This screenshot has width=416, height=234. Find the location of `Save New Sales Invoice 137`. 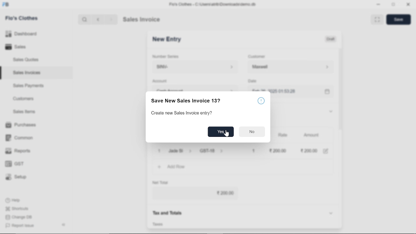

Save New Sales Invoice 137 is located at coordinates (186, 101).